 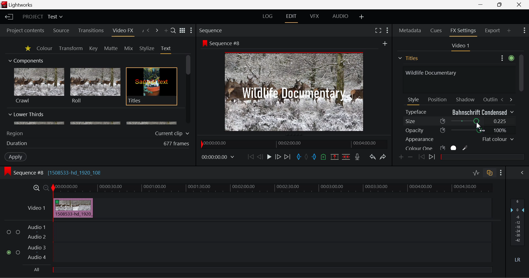 What do you see at coordinates (218, 158) in the screenshot?
I see `Frame Time` at bounding box center [218, 158].